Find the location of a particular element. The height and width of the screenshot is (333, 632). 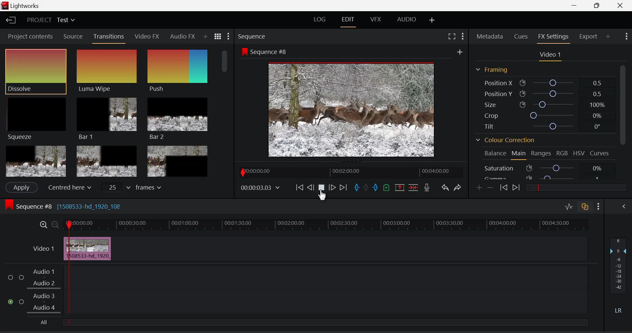

Go Back is located at coordinates (310, 188).